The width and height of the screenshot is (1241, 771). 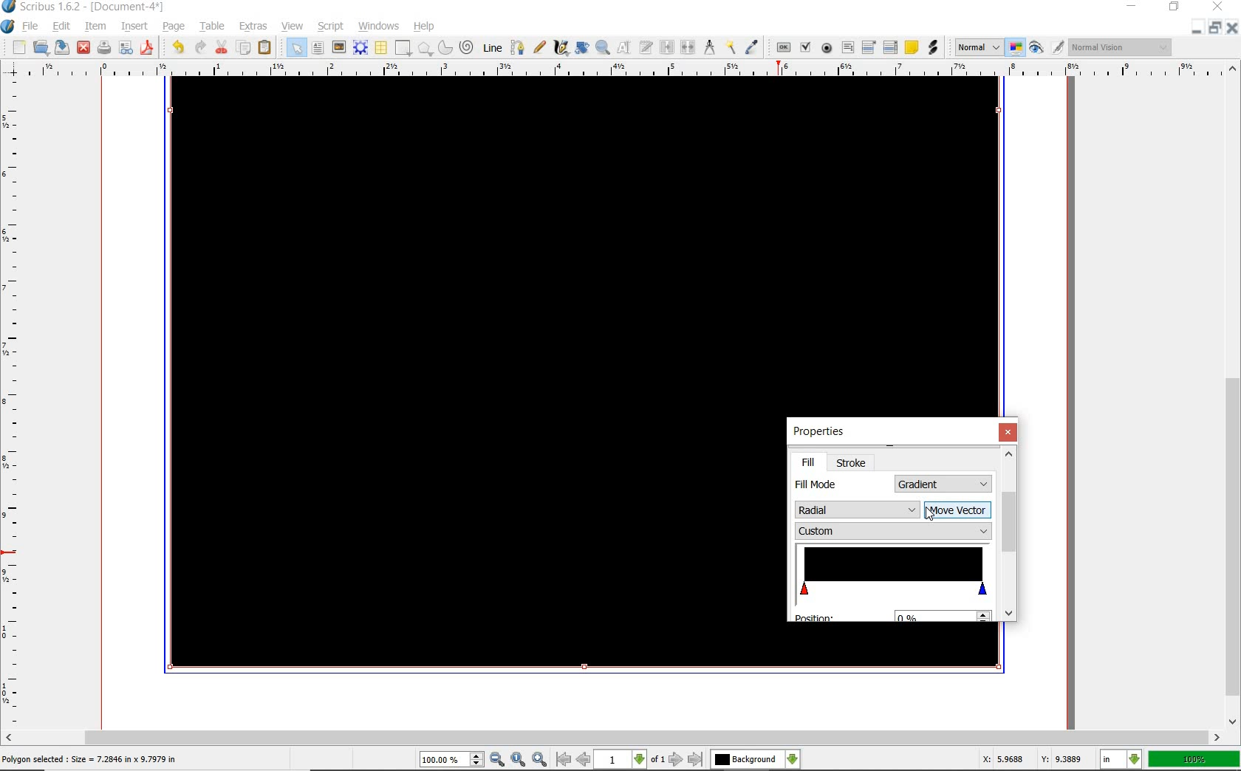 What do you see at coordinates (85, 7) in the screenshot?
I see `Scribus 1.6.2 - [Document-4*]` at bounding box center [85, 7].